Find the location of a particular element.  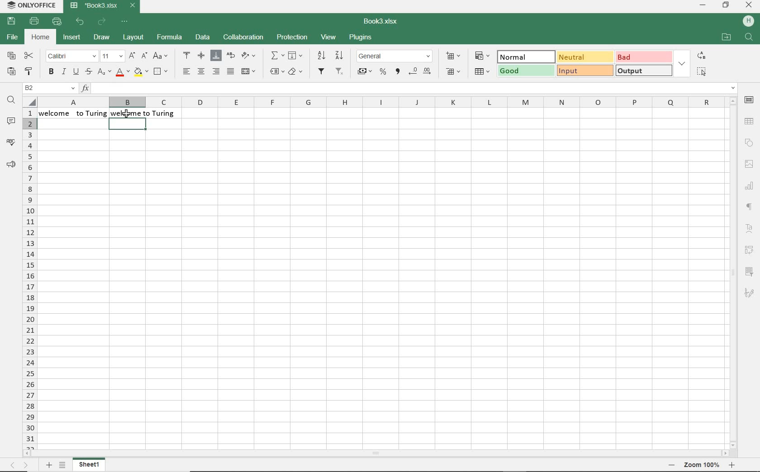

slicer is located at coordinates (750, 271).